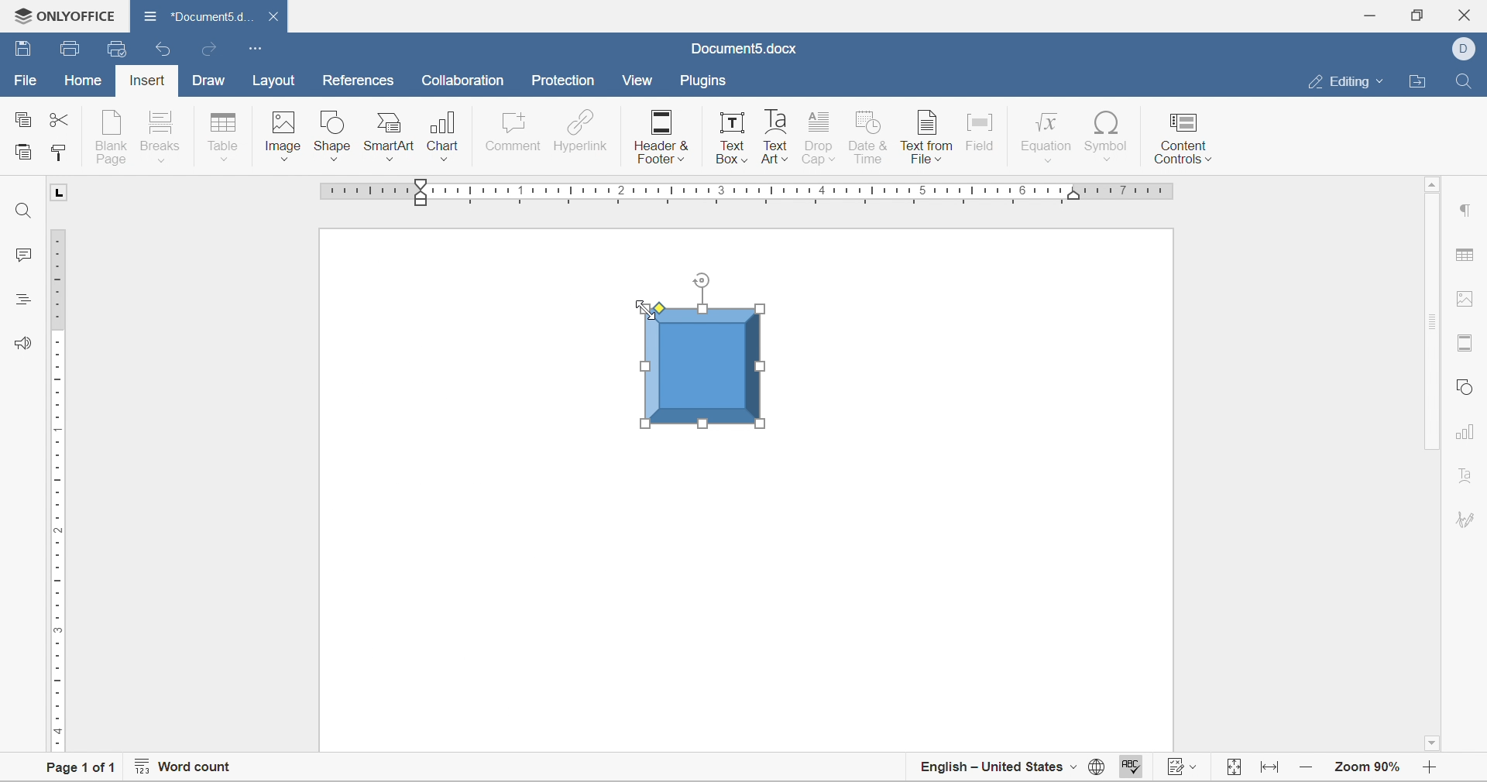 This screenshot has height=782, width=1487. What do you see at coordinates (254, 47) in the screenshot?
I see `customize quick access toolbar` at bounding box center [254, 47].